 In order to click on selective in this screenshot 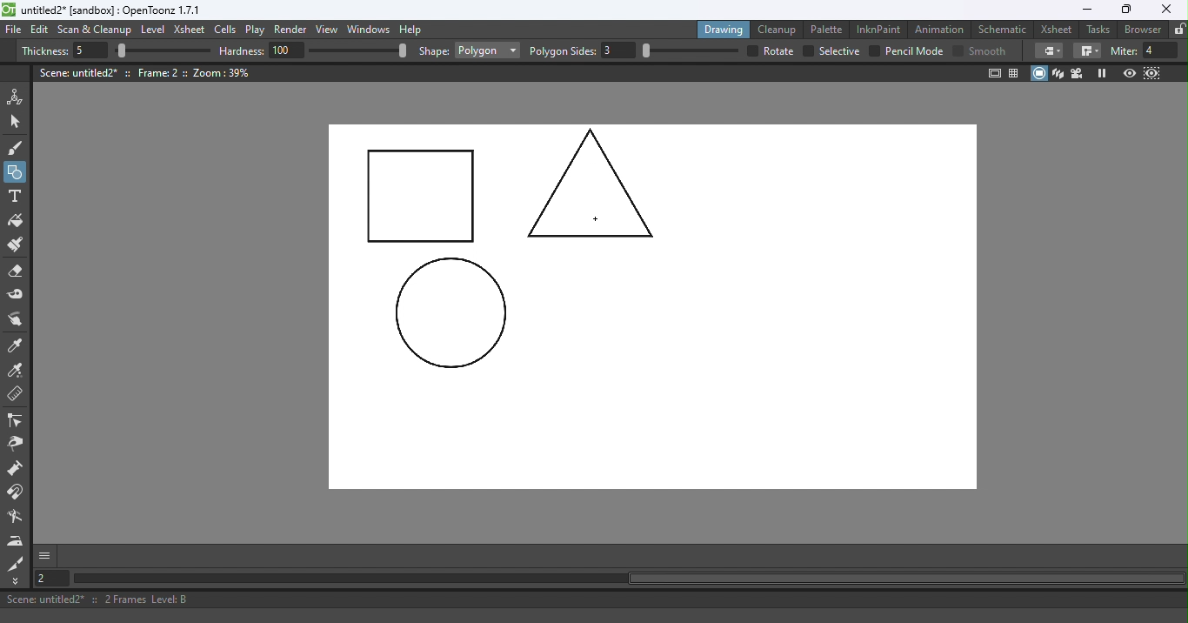, I will do `click(839, 51)`.